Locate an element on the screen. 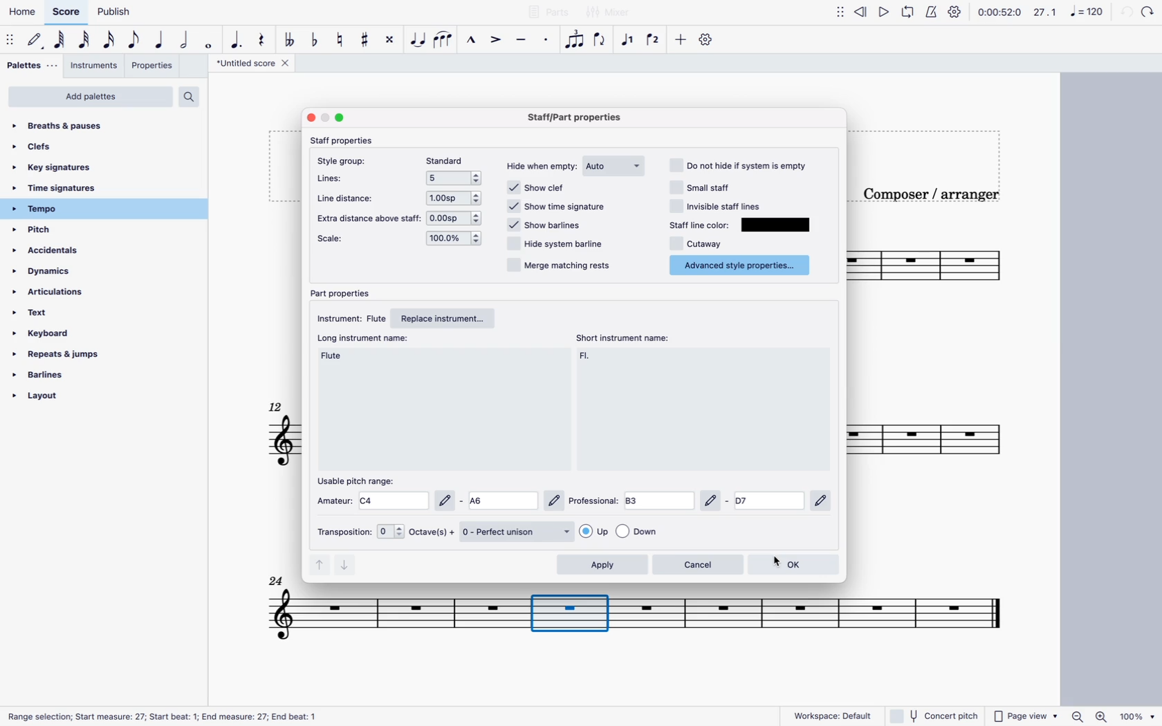 This screenshot has width=1162, height=726. replace instrument is located at coordinates (449, 318).